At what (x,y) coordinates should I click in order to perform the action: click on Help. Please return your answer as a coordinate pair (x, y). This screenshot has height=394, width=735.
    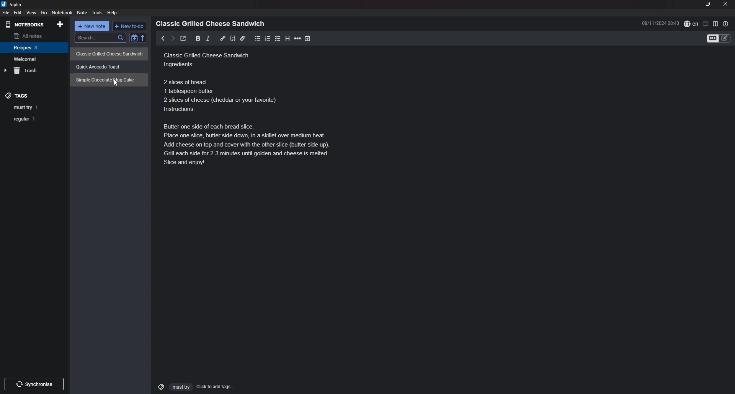
    Looking at the image, I should click on (113, 12).